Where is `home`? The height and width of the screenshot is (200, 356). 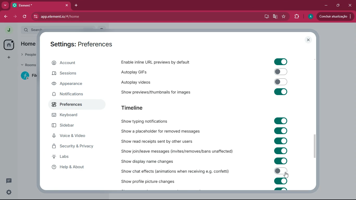
home is located at coordinates (9, 45).